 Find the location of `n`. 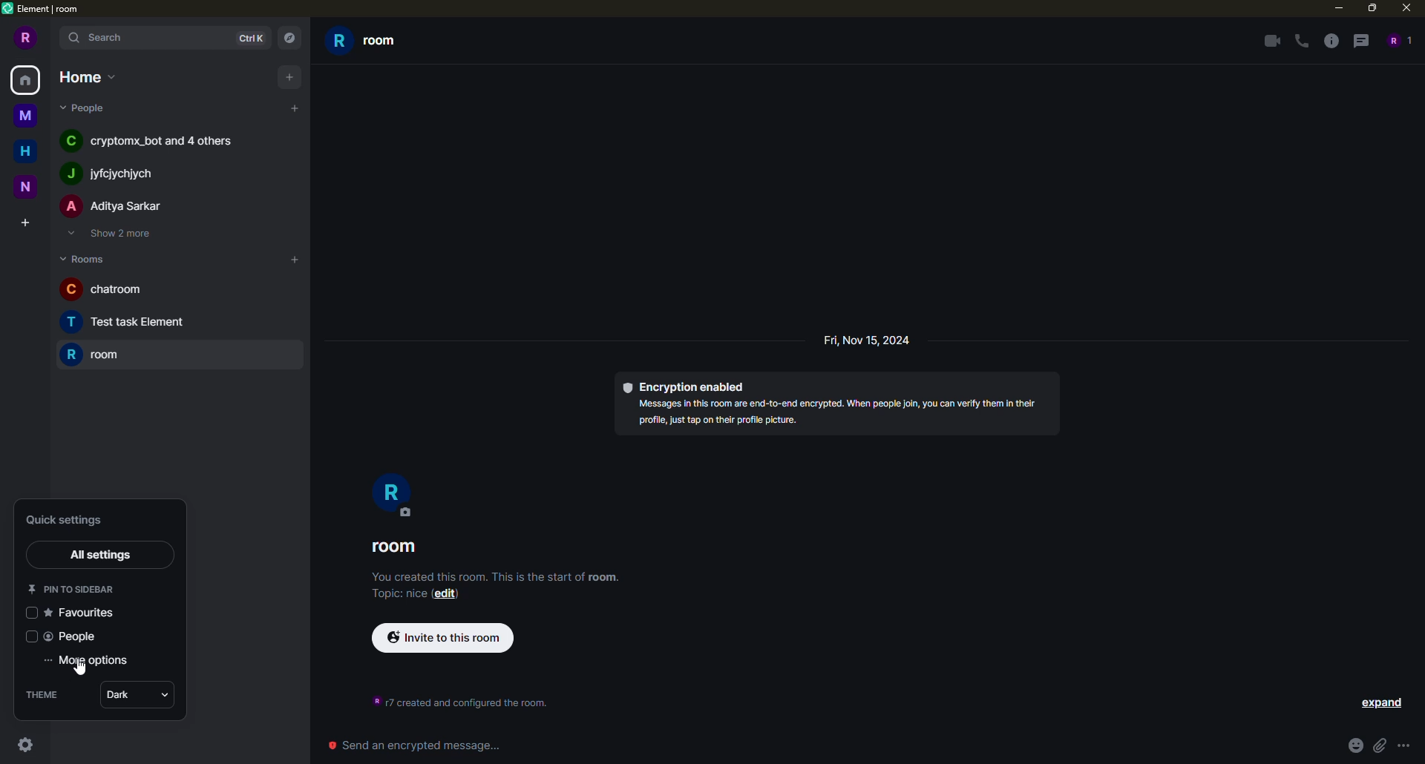

n is located at coordinates (24, 187).